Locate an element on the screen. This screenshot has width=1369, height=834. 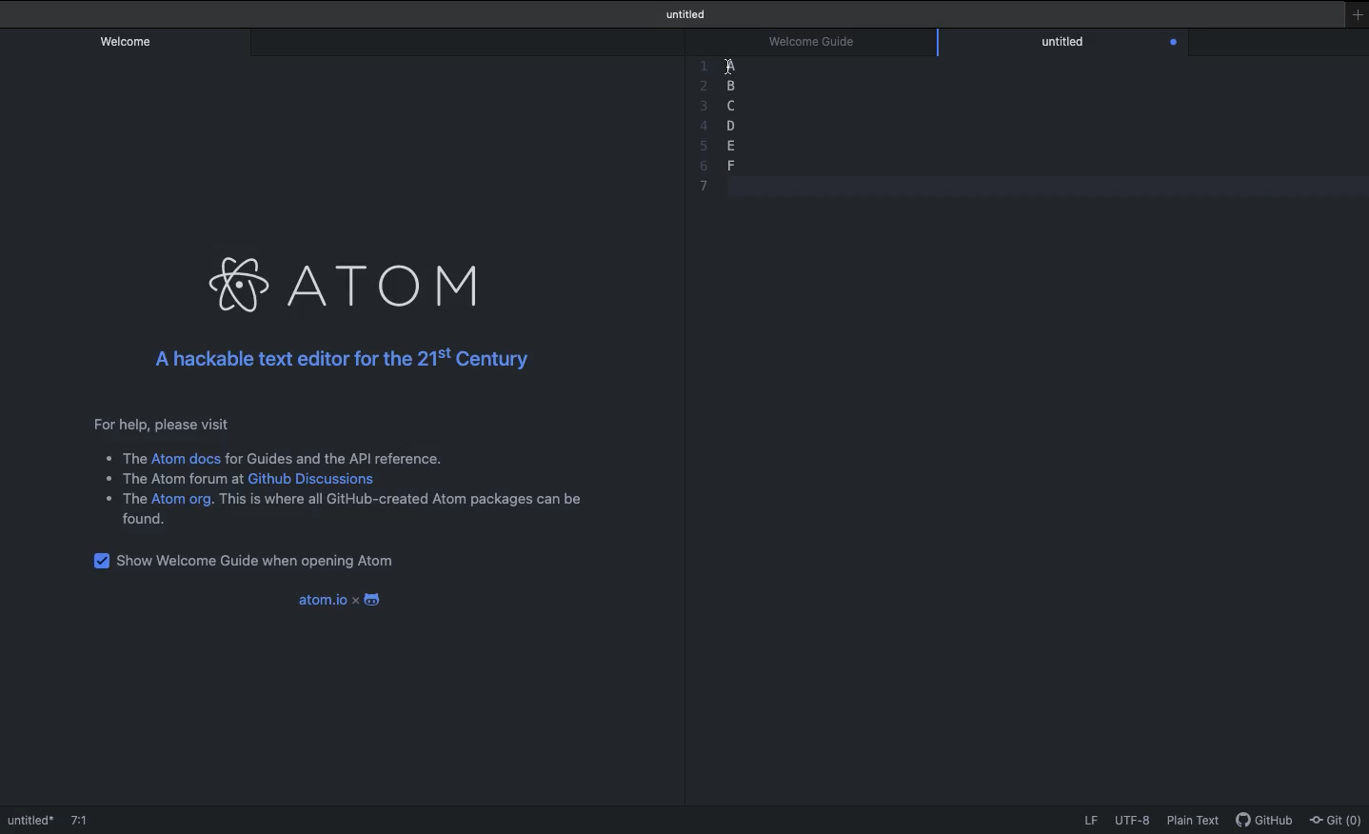
Close is located at coordinates (1174, 43).